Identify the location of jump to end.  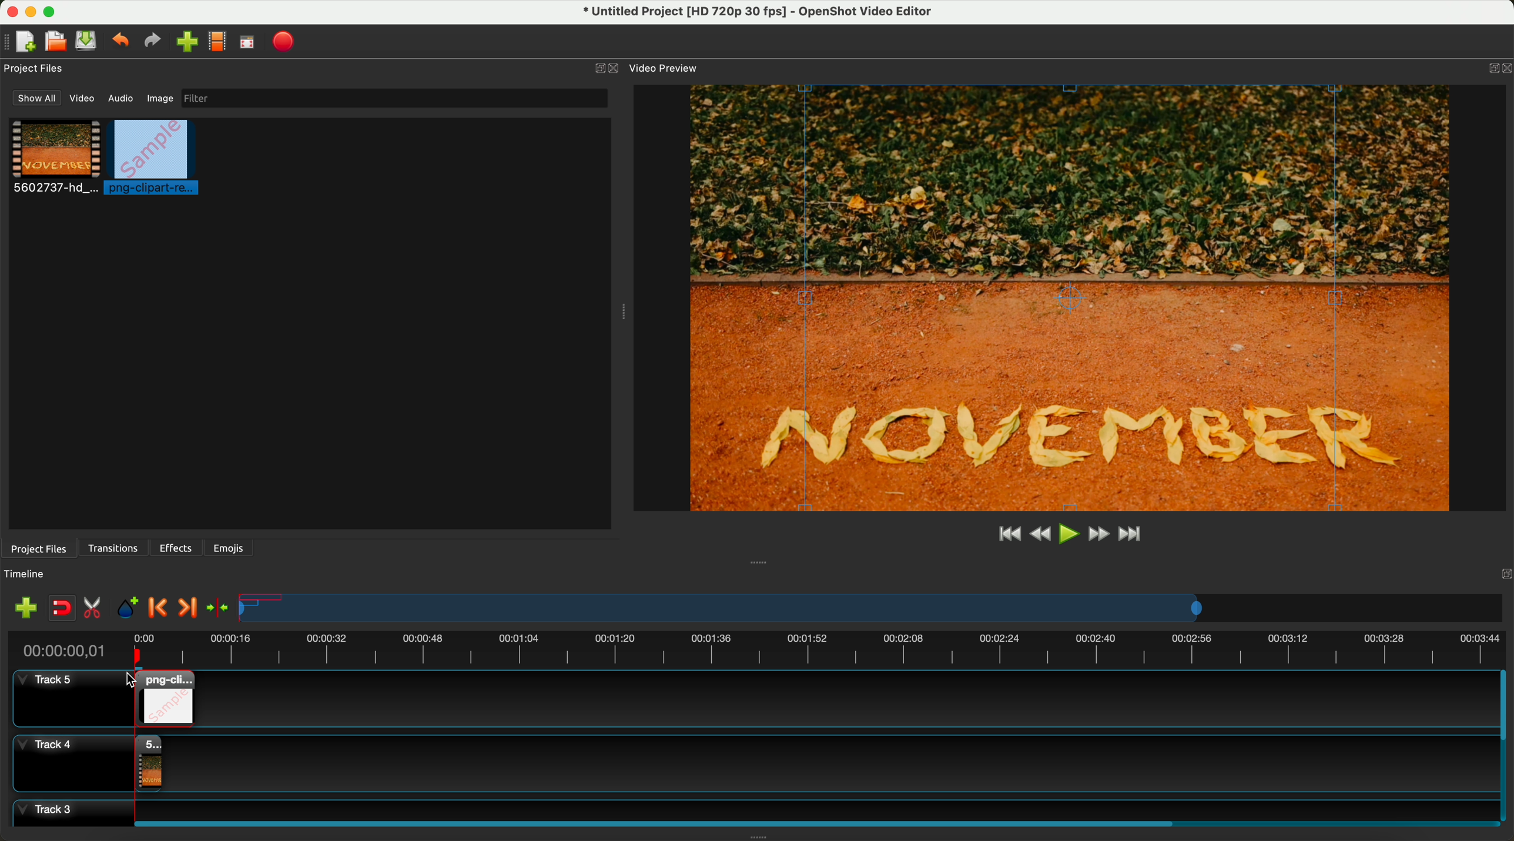
(1131, 535).